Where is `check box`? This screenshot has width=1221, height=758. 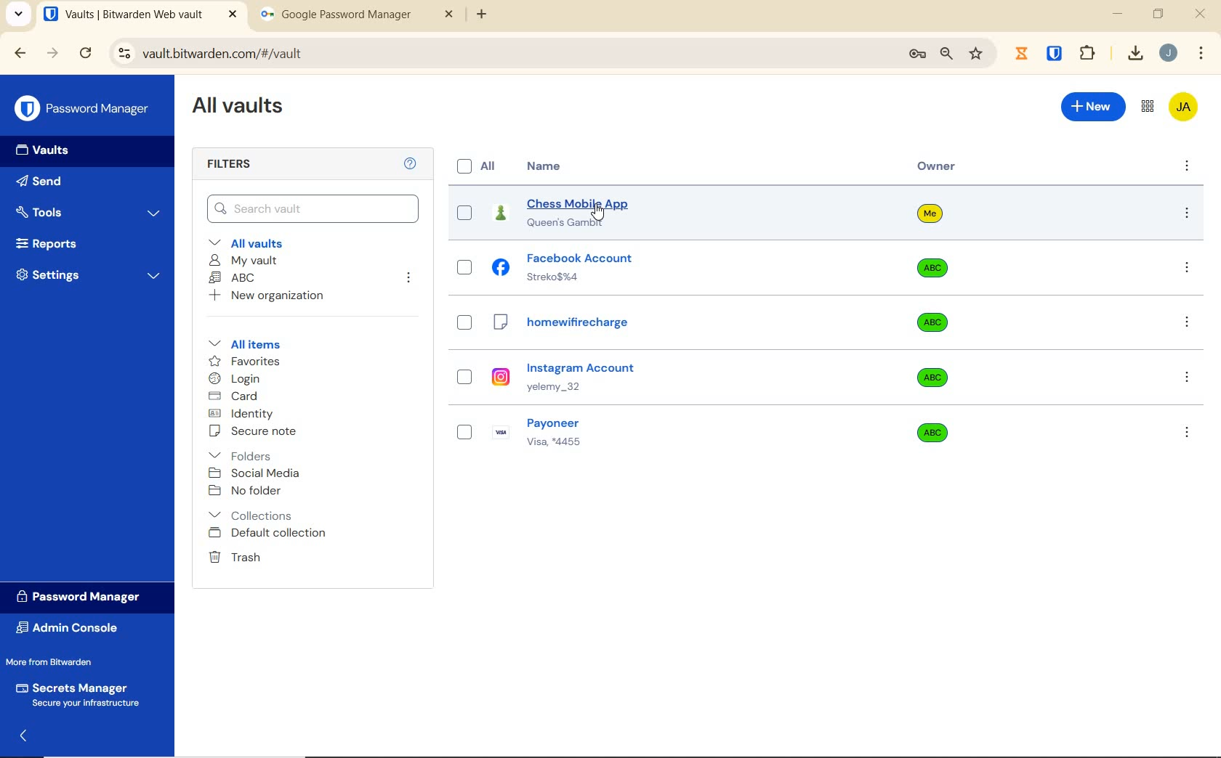 check box is located at coordinates (462, 372).